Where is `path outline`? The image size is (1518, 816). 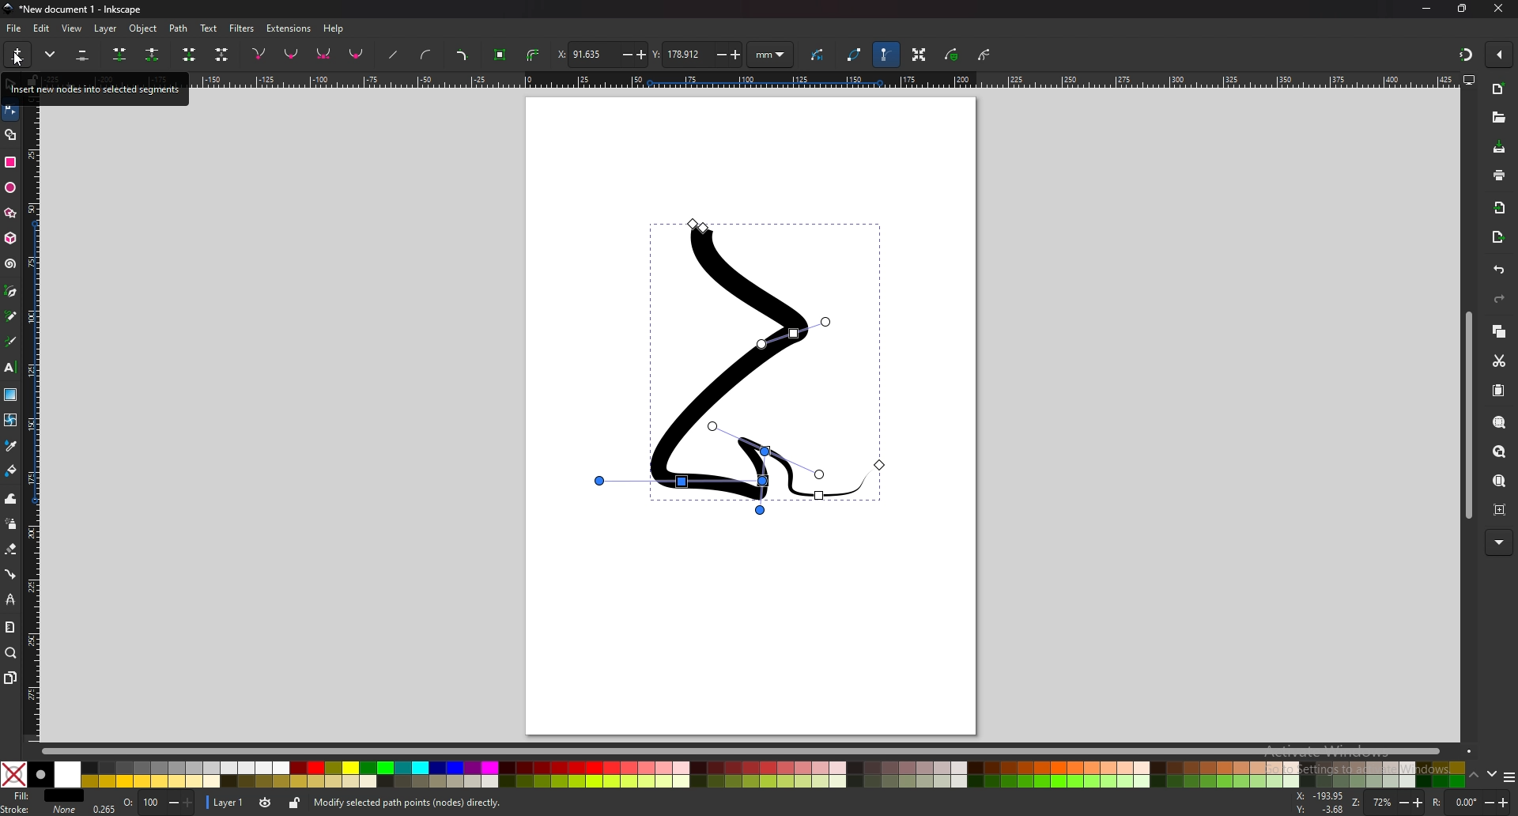
path outline is located at coordinates (855, 55).